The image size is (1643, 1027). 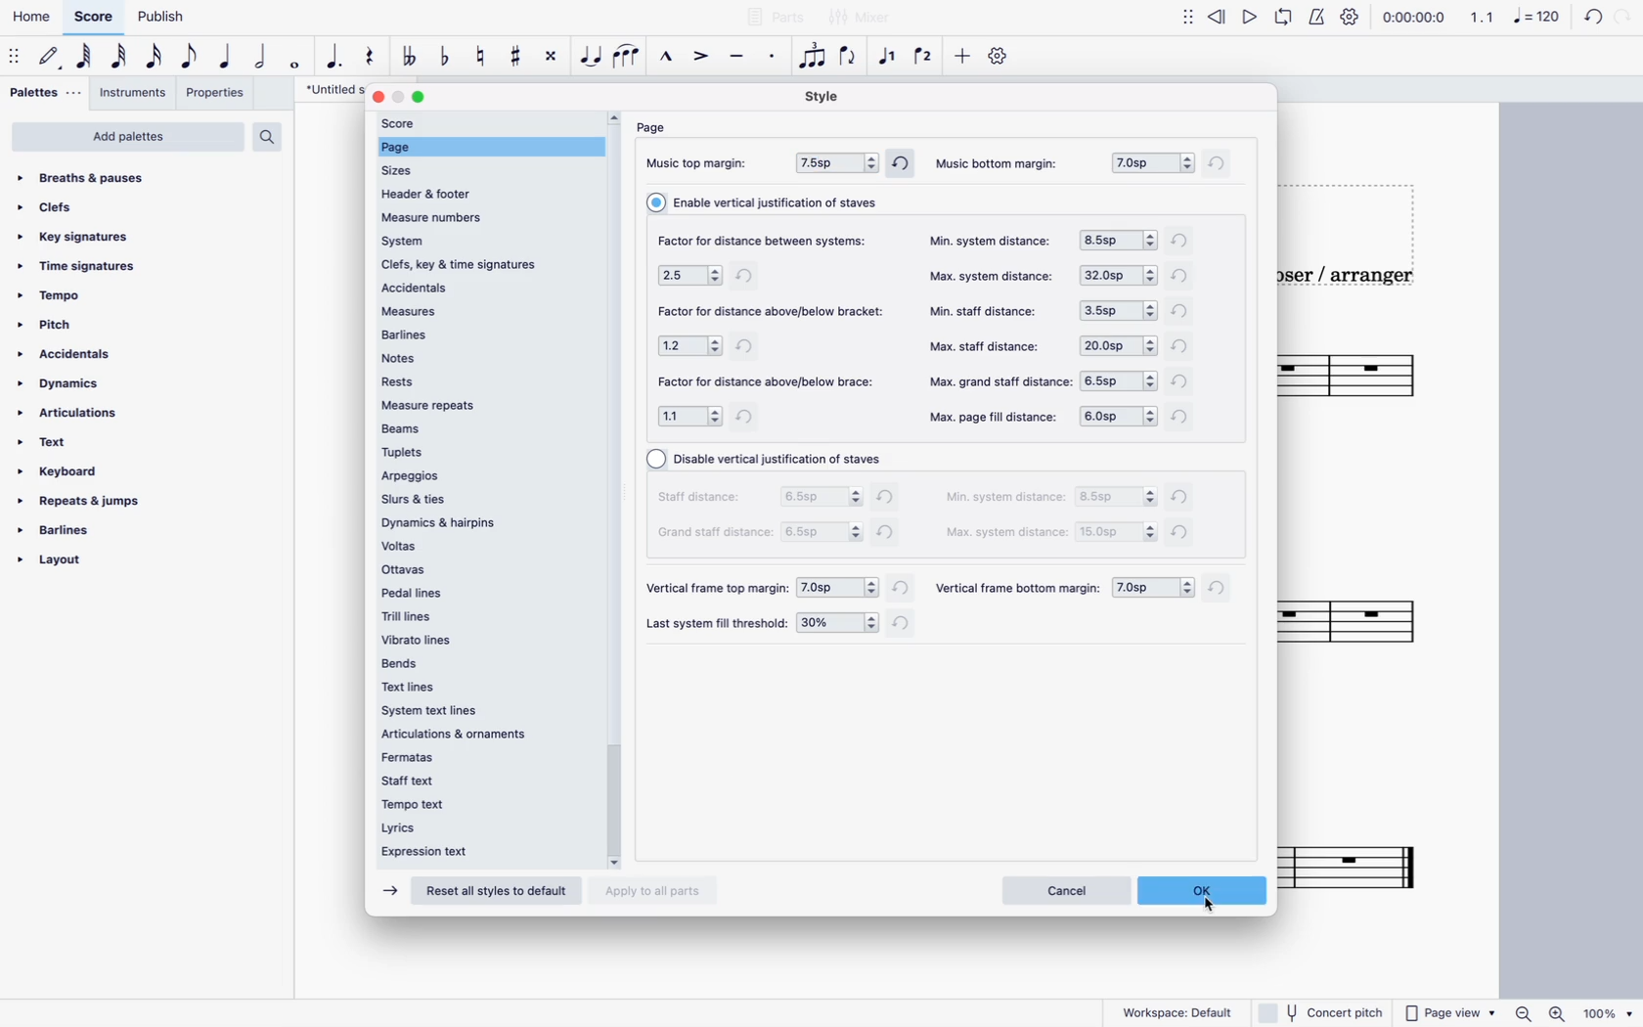 I want to click on refresh, so click(x=888, y=499).